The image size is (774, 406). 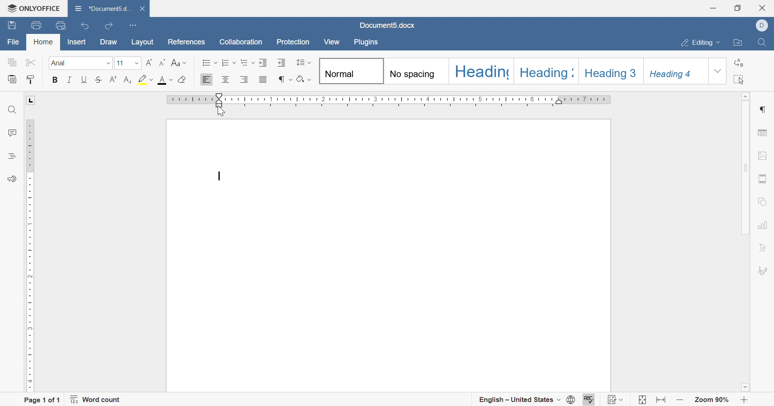 What do you see at coordinates (226, 79) in the screenshot?
I see `Align center` at bounding box center [226, 79].